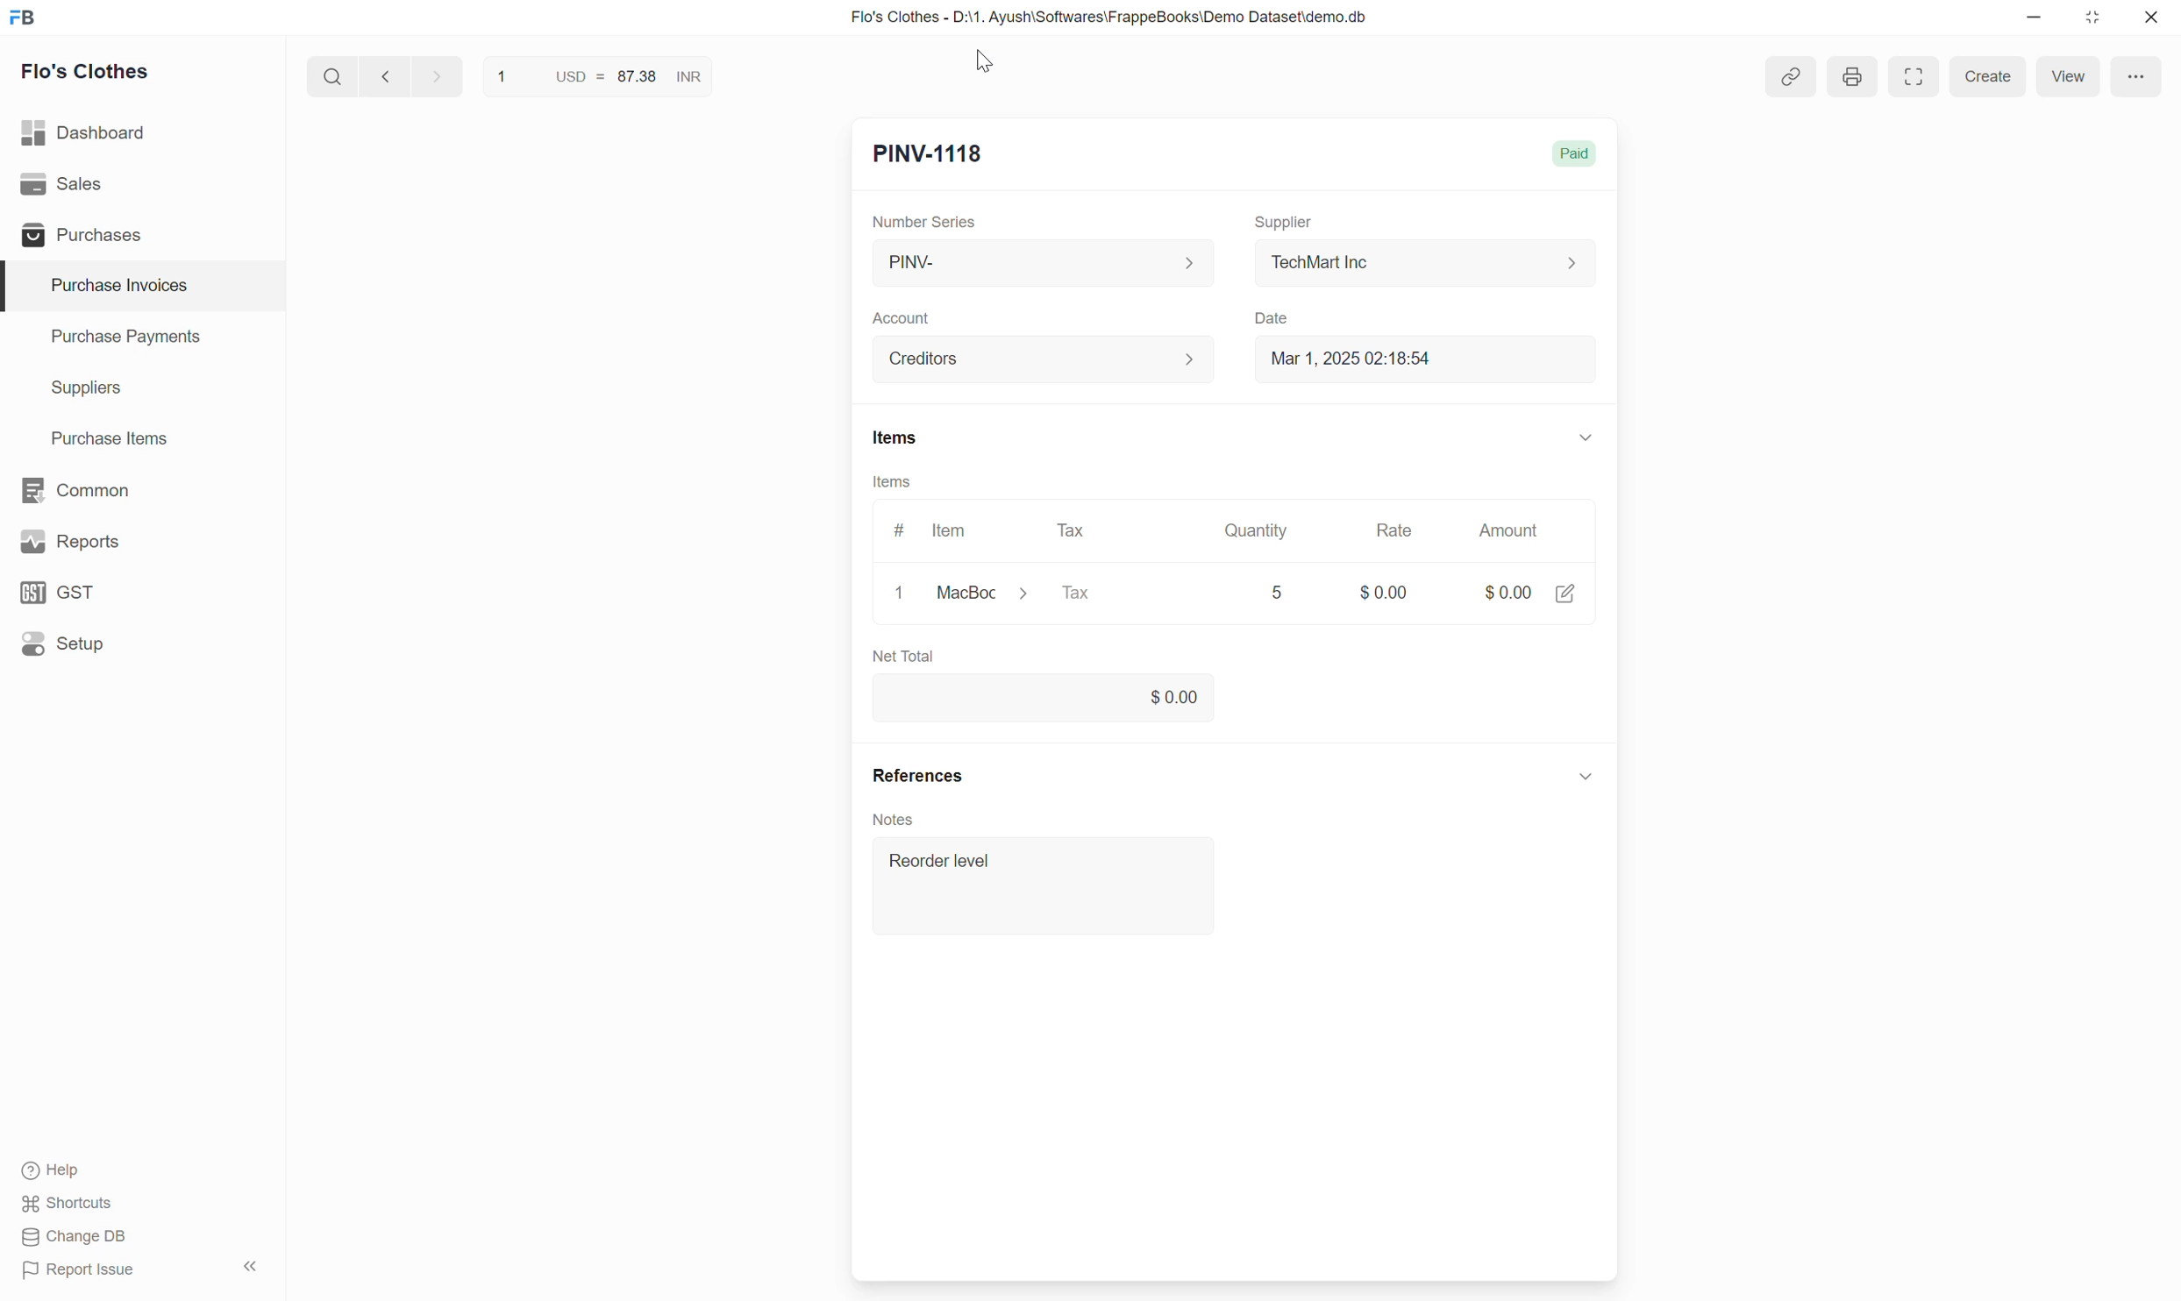 This screenshot has height=1301, width=2181. Describe the element at coordinates (932, 530) in the screenshot. I see `# Item` at that location.